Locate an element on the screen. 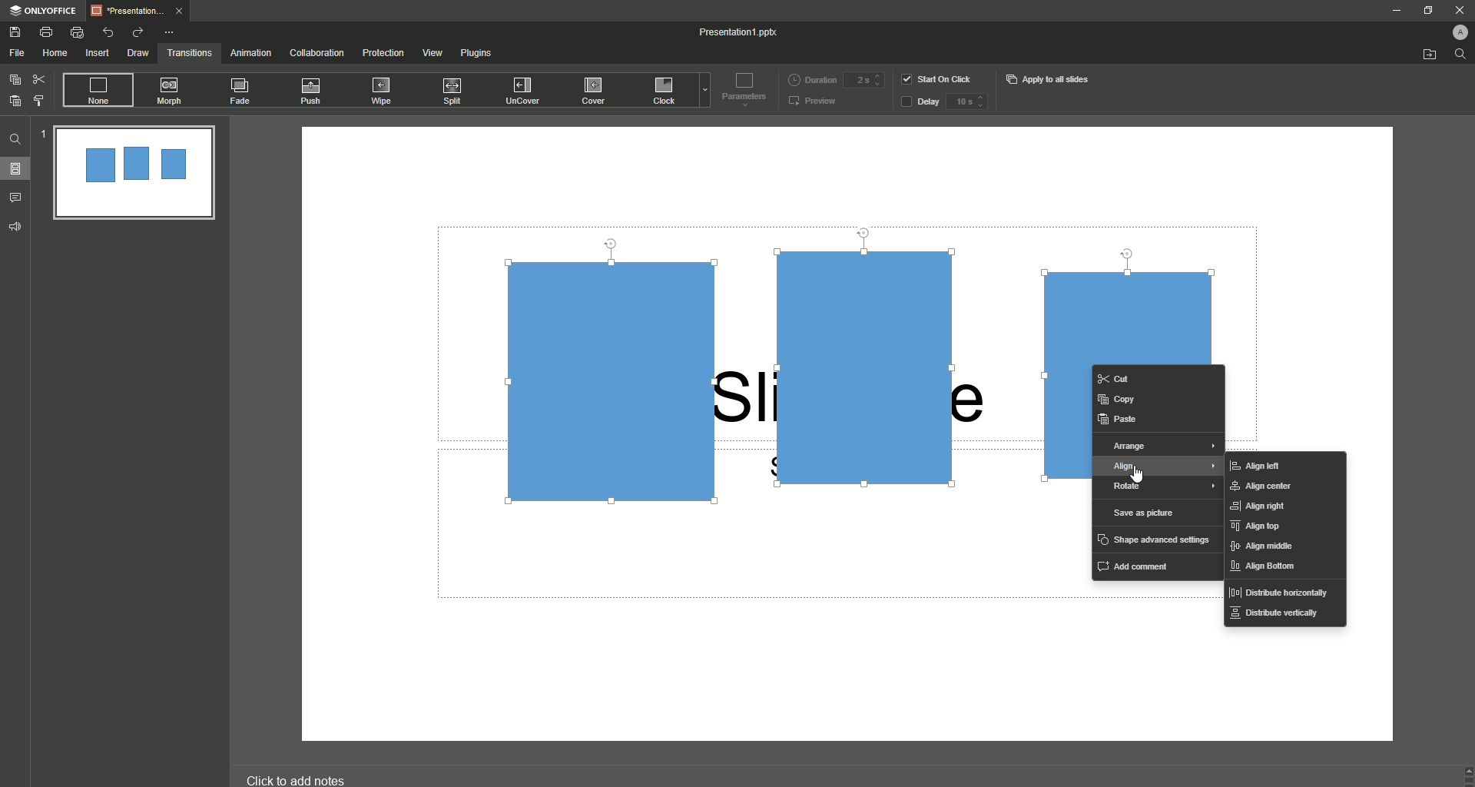 The image size is (1475, 787). Align middle is located at coordinates (1261, 548).